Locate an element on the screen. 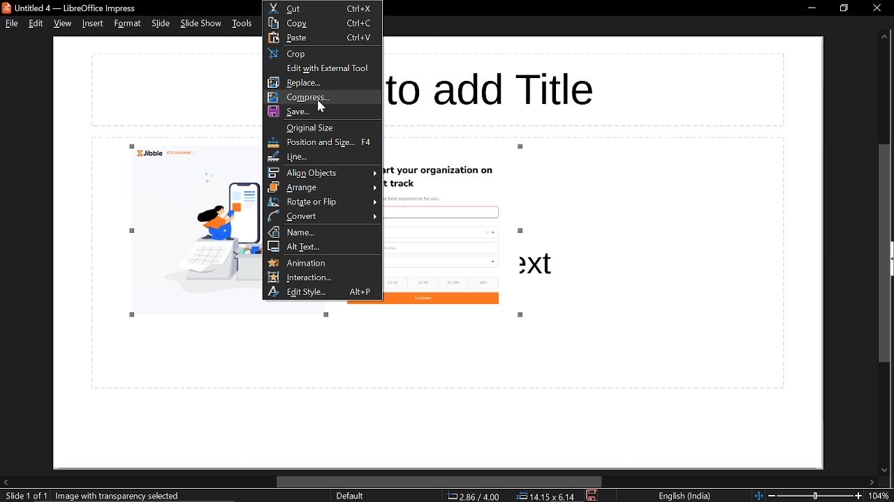 Image resolution: width=894 pixels, height=502 pixels. animation is located at coordinates (324, 262).